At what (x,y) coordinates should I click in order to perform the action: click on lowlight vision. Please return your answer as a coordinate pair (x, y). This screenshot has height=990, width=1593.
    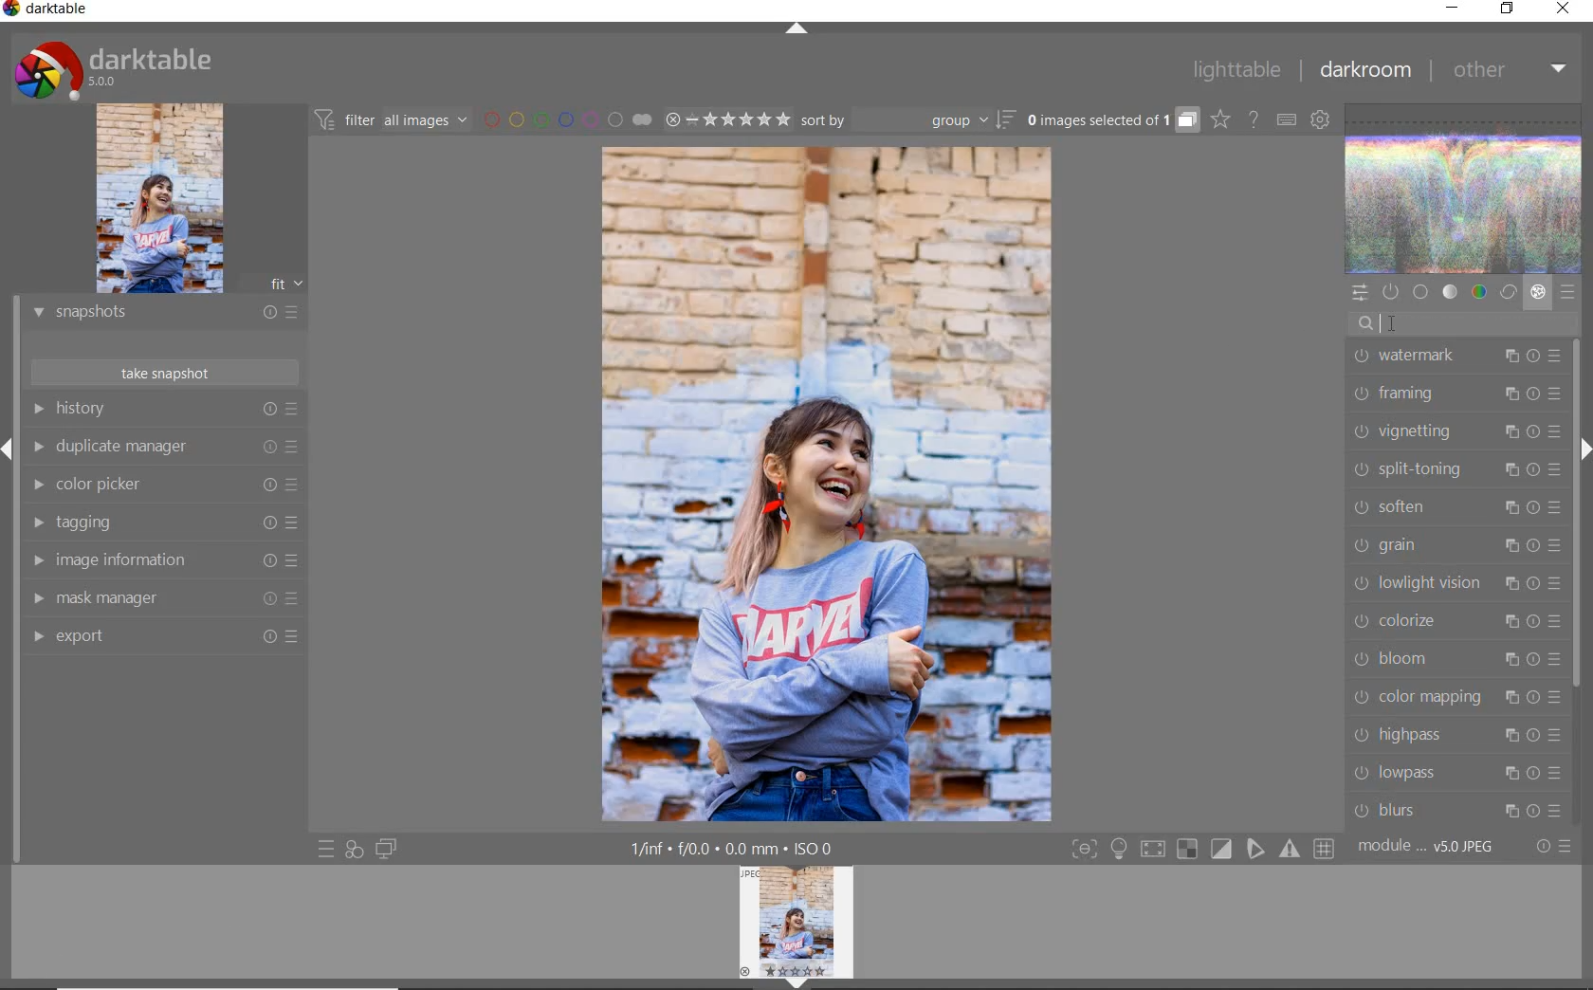
    Looking at the image, I should click on (1456, 582).